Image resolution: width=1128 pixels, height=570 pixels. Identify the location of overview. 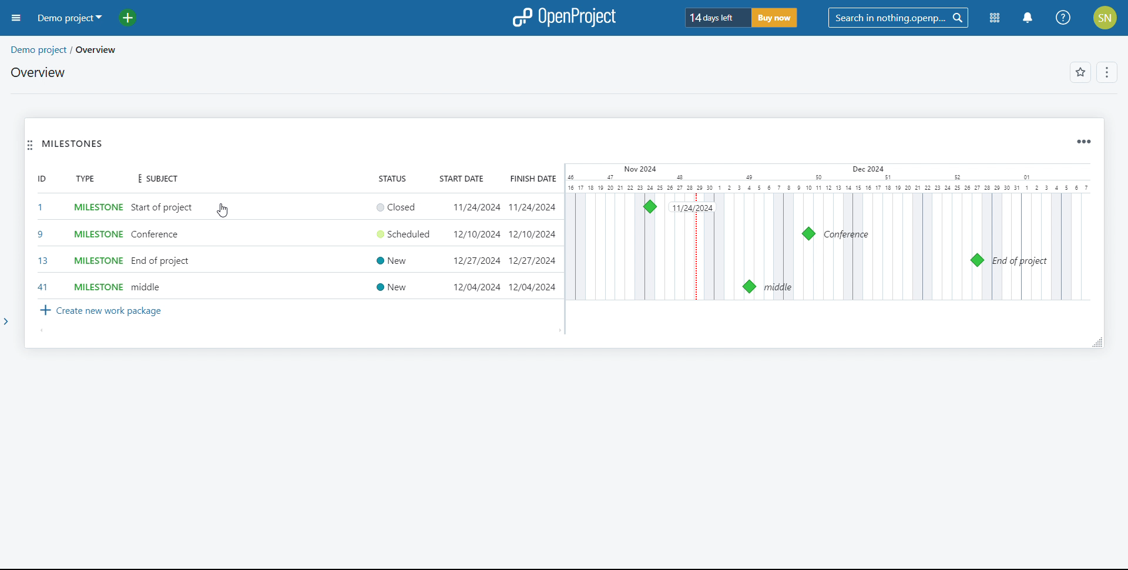
(98, 48).